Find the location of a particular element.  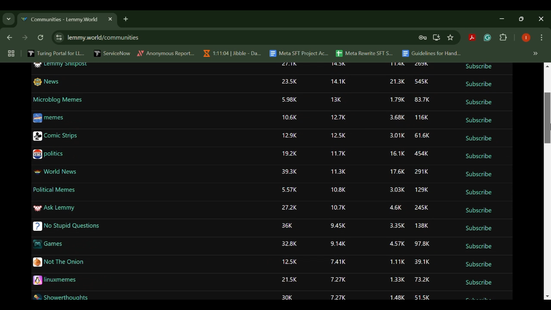

Subscribe is located at coordinates (480, 282).